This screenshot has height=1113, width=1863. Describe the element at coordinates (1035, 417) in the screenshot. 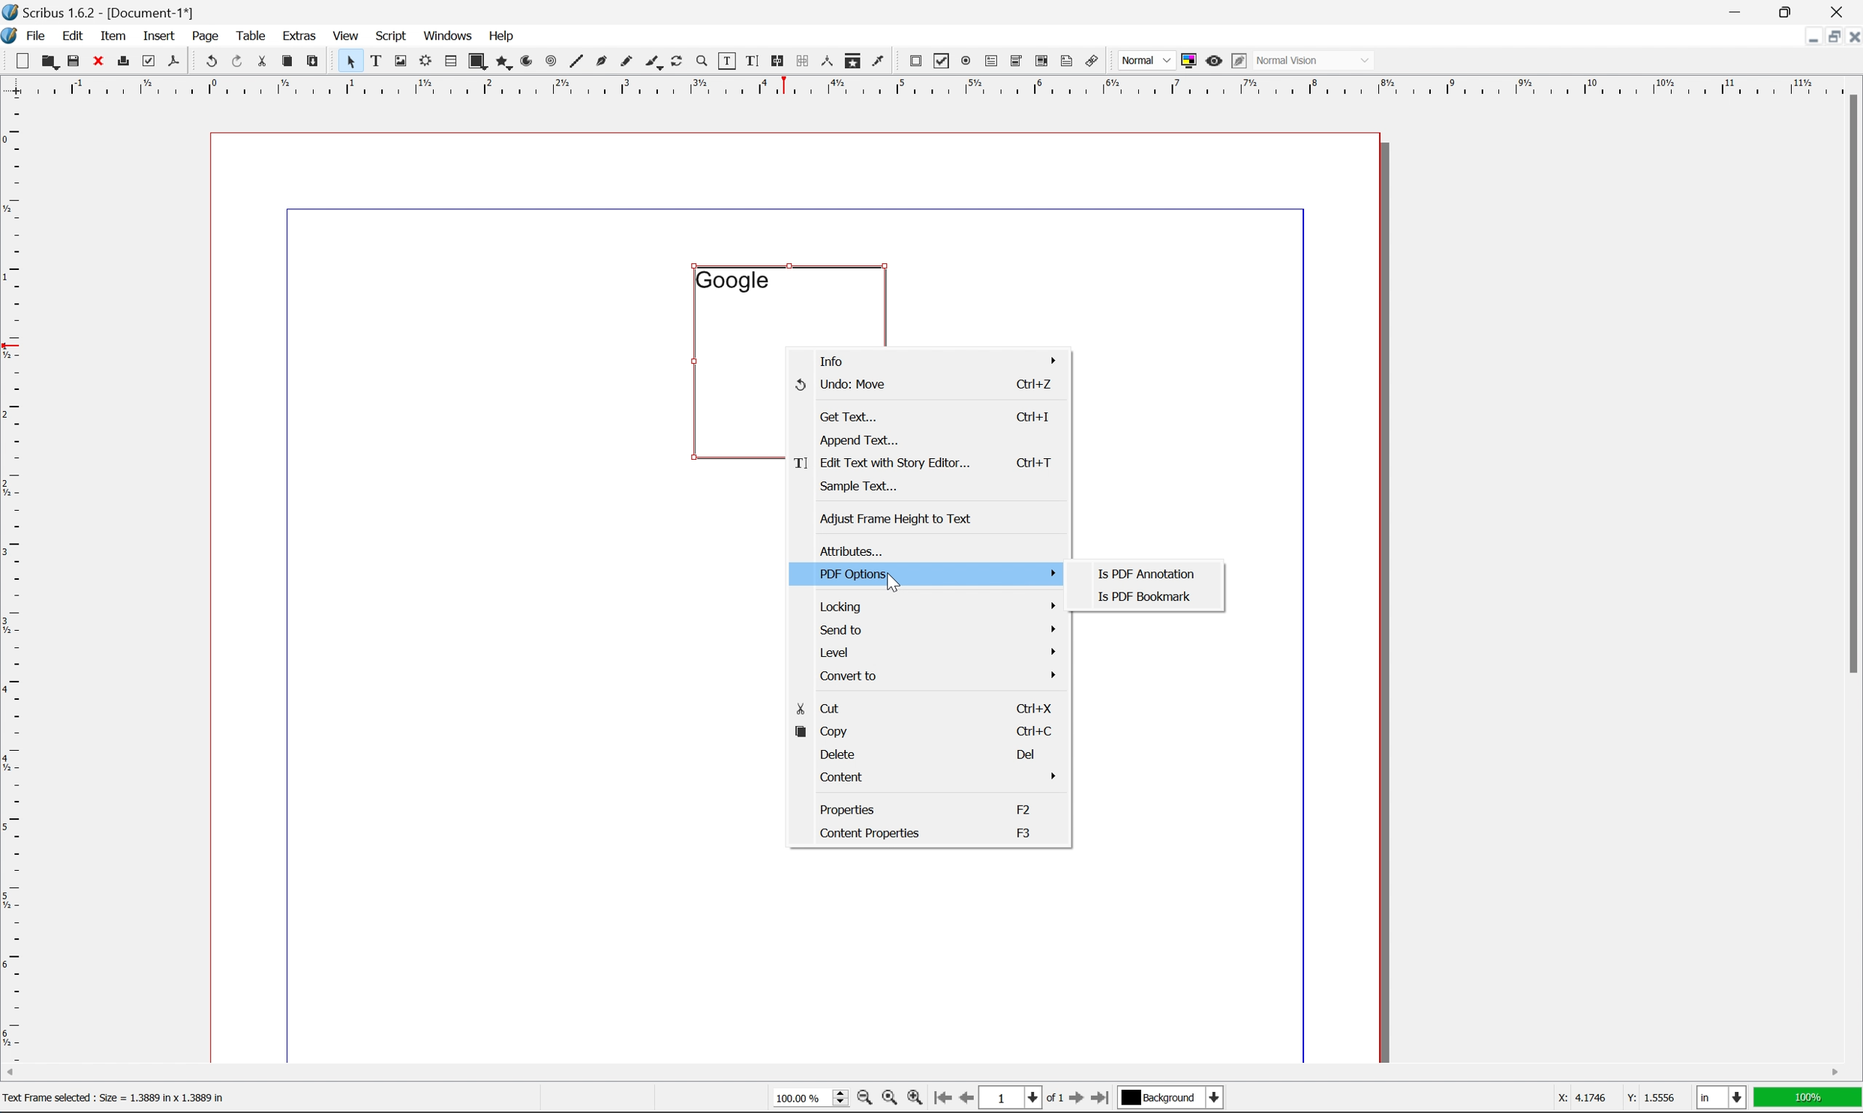

I see `ctrl+i` at that location.